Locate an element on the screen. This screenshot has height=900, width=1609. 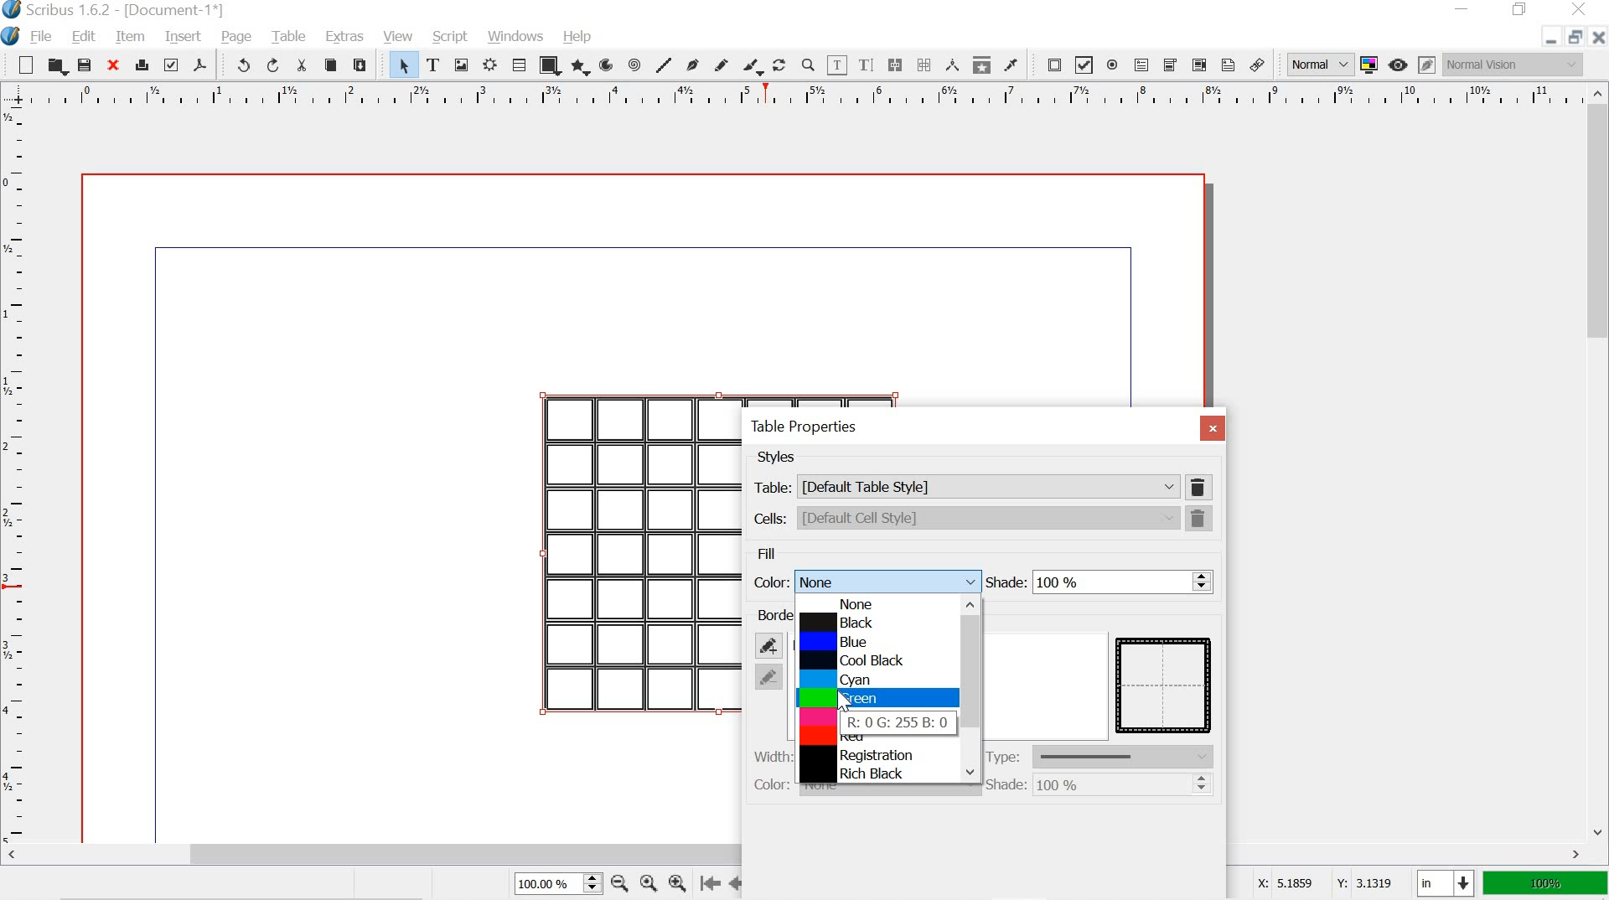
table is located at coordinates (288, 35).